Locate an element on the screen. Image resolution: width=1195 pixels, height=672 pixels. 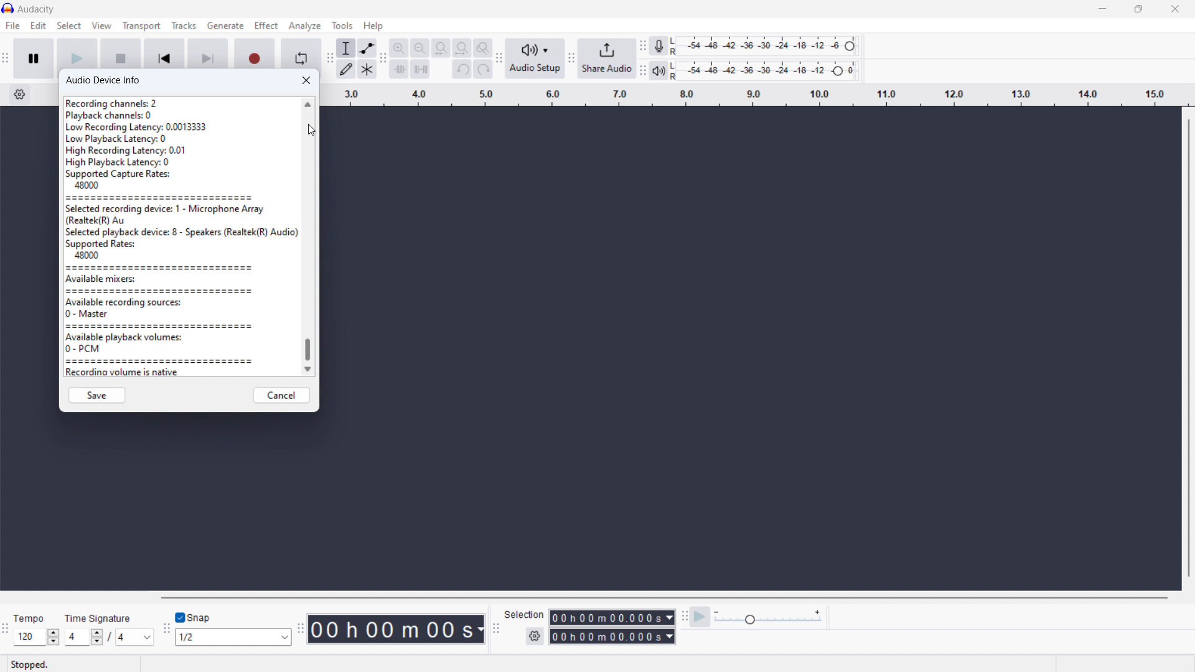
edit toolbar is located at coordinates (383, 58).